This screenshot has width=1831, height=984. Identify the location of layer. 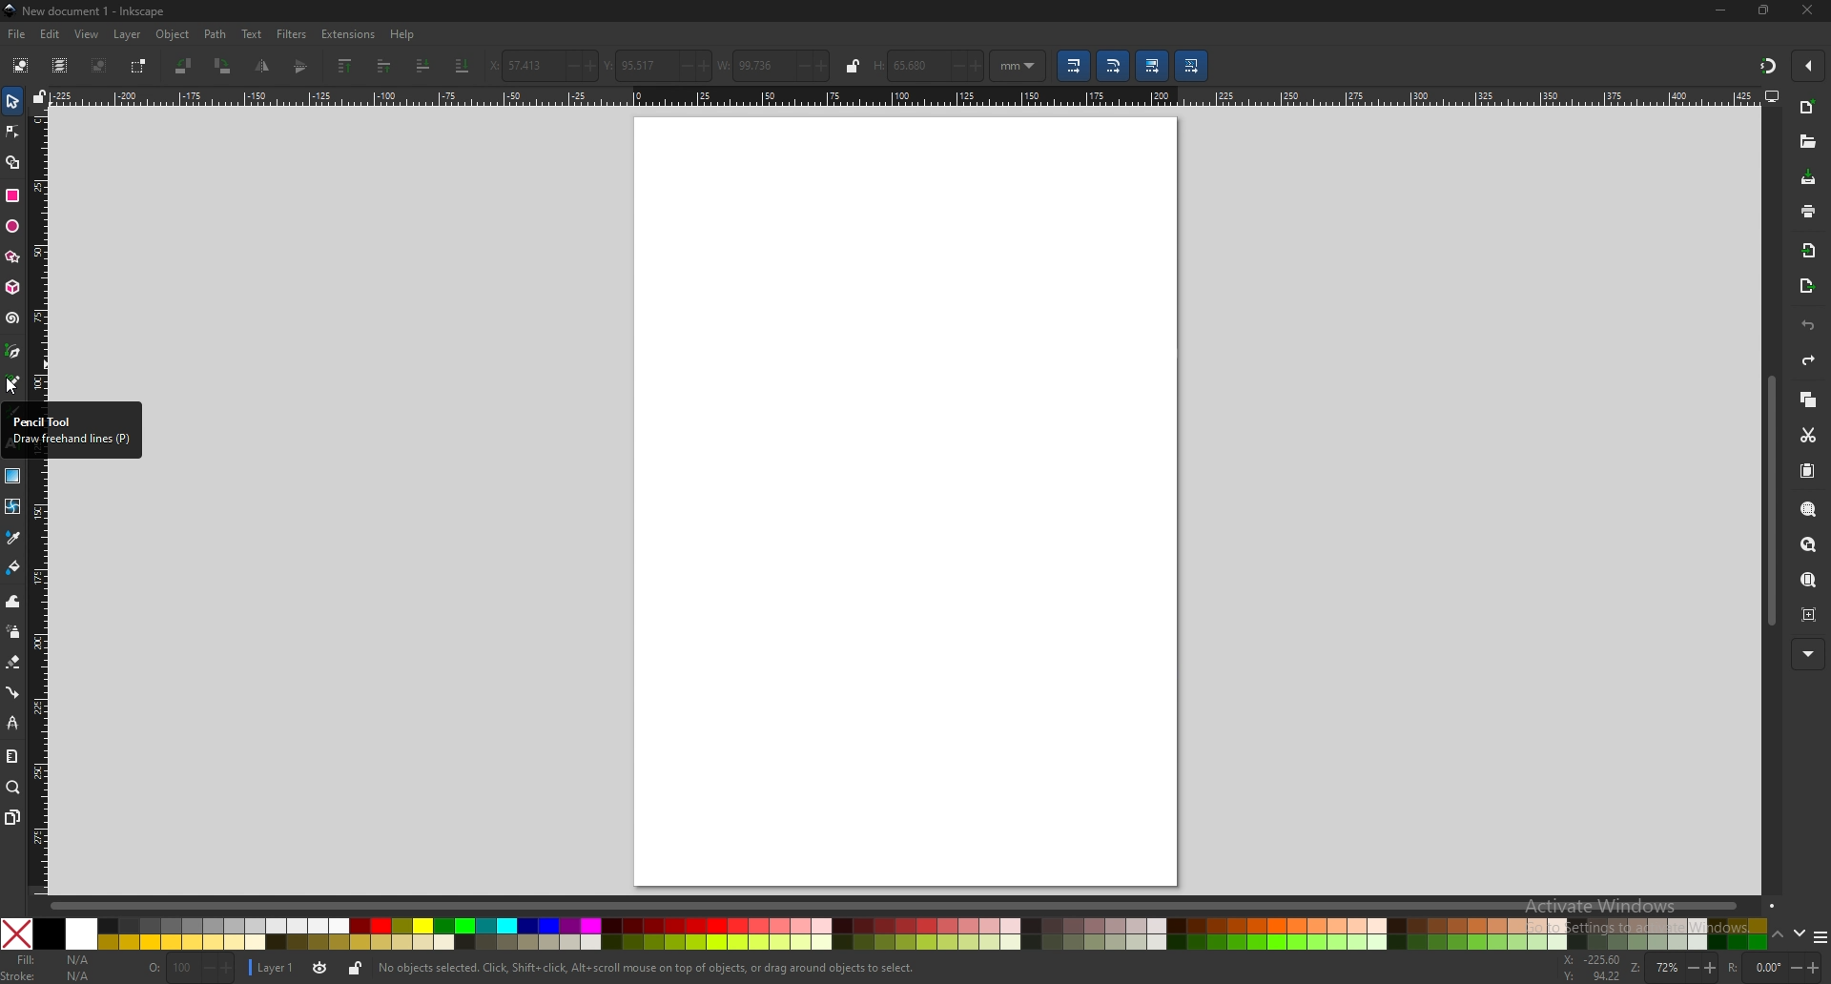
(129, 35).